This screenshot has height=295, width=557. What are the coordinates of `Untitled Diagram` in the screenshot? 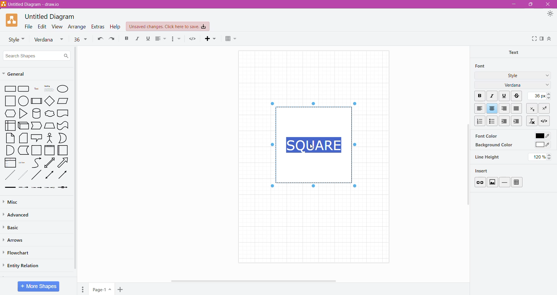 It's located at (51, 17).